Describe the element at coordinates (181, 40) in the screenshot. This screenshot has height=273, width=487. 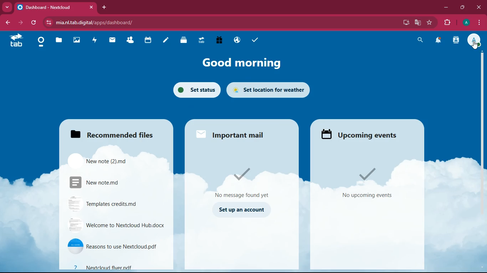
I see `layers` at that location.